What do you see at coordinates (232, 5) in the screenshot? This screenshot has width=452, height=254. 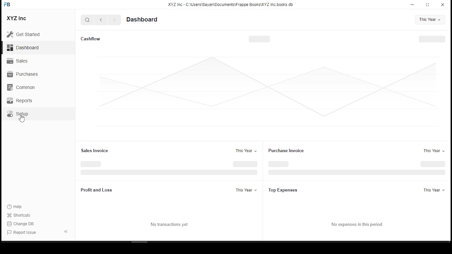 I see `XYZ Inc - C:\users\Sayan\Documents\FrappeBooks\XYZ Incbooks.db` at bounding box center [232, 5].